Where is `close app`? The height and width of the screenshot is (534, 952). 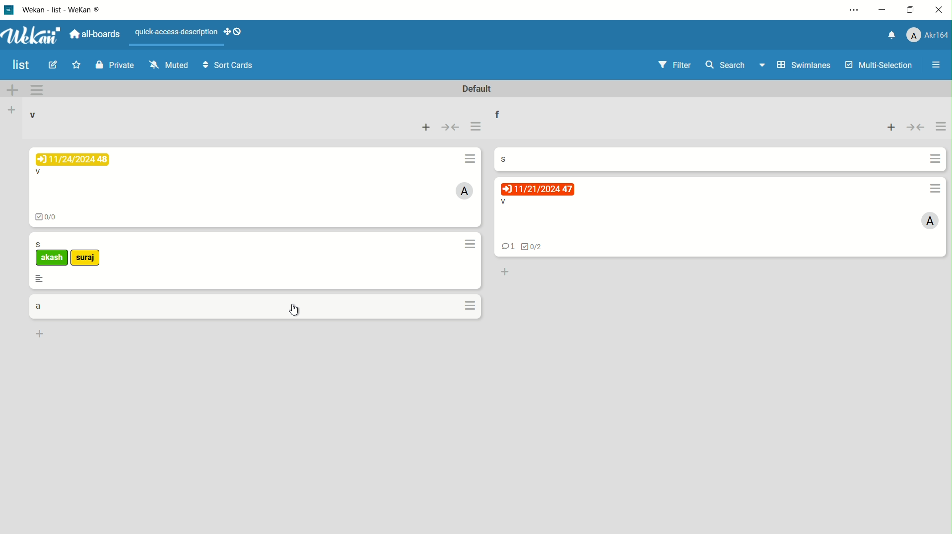
close app is located at coordinates (940, 12).